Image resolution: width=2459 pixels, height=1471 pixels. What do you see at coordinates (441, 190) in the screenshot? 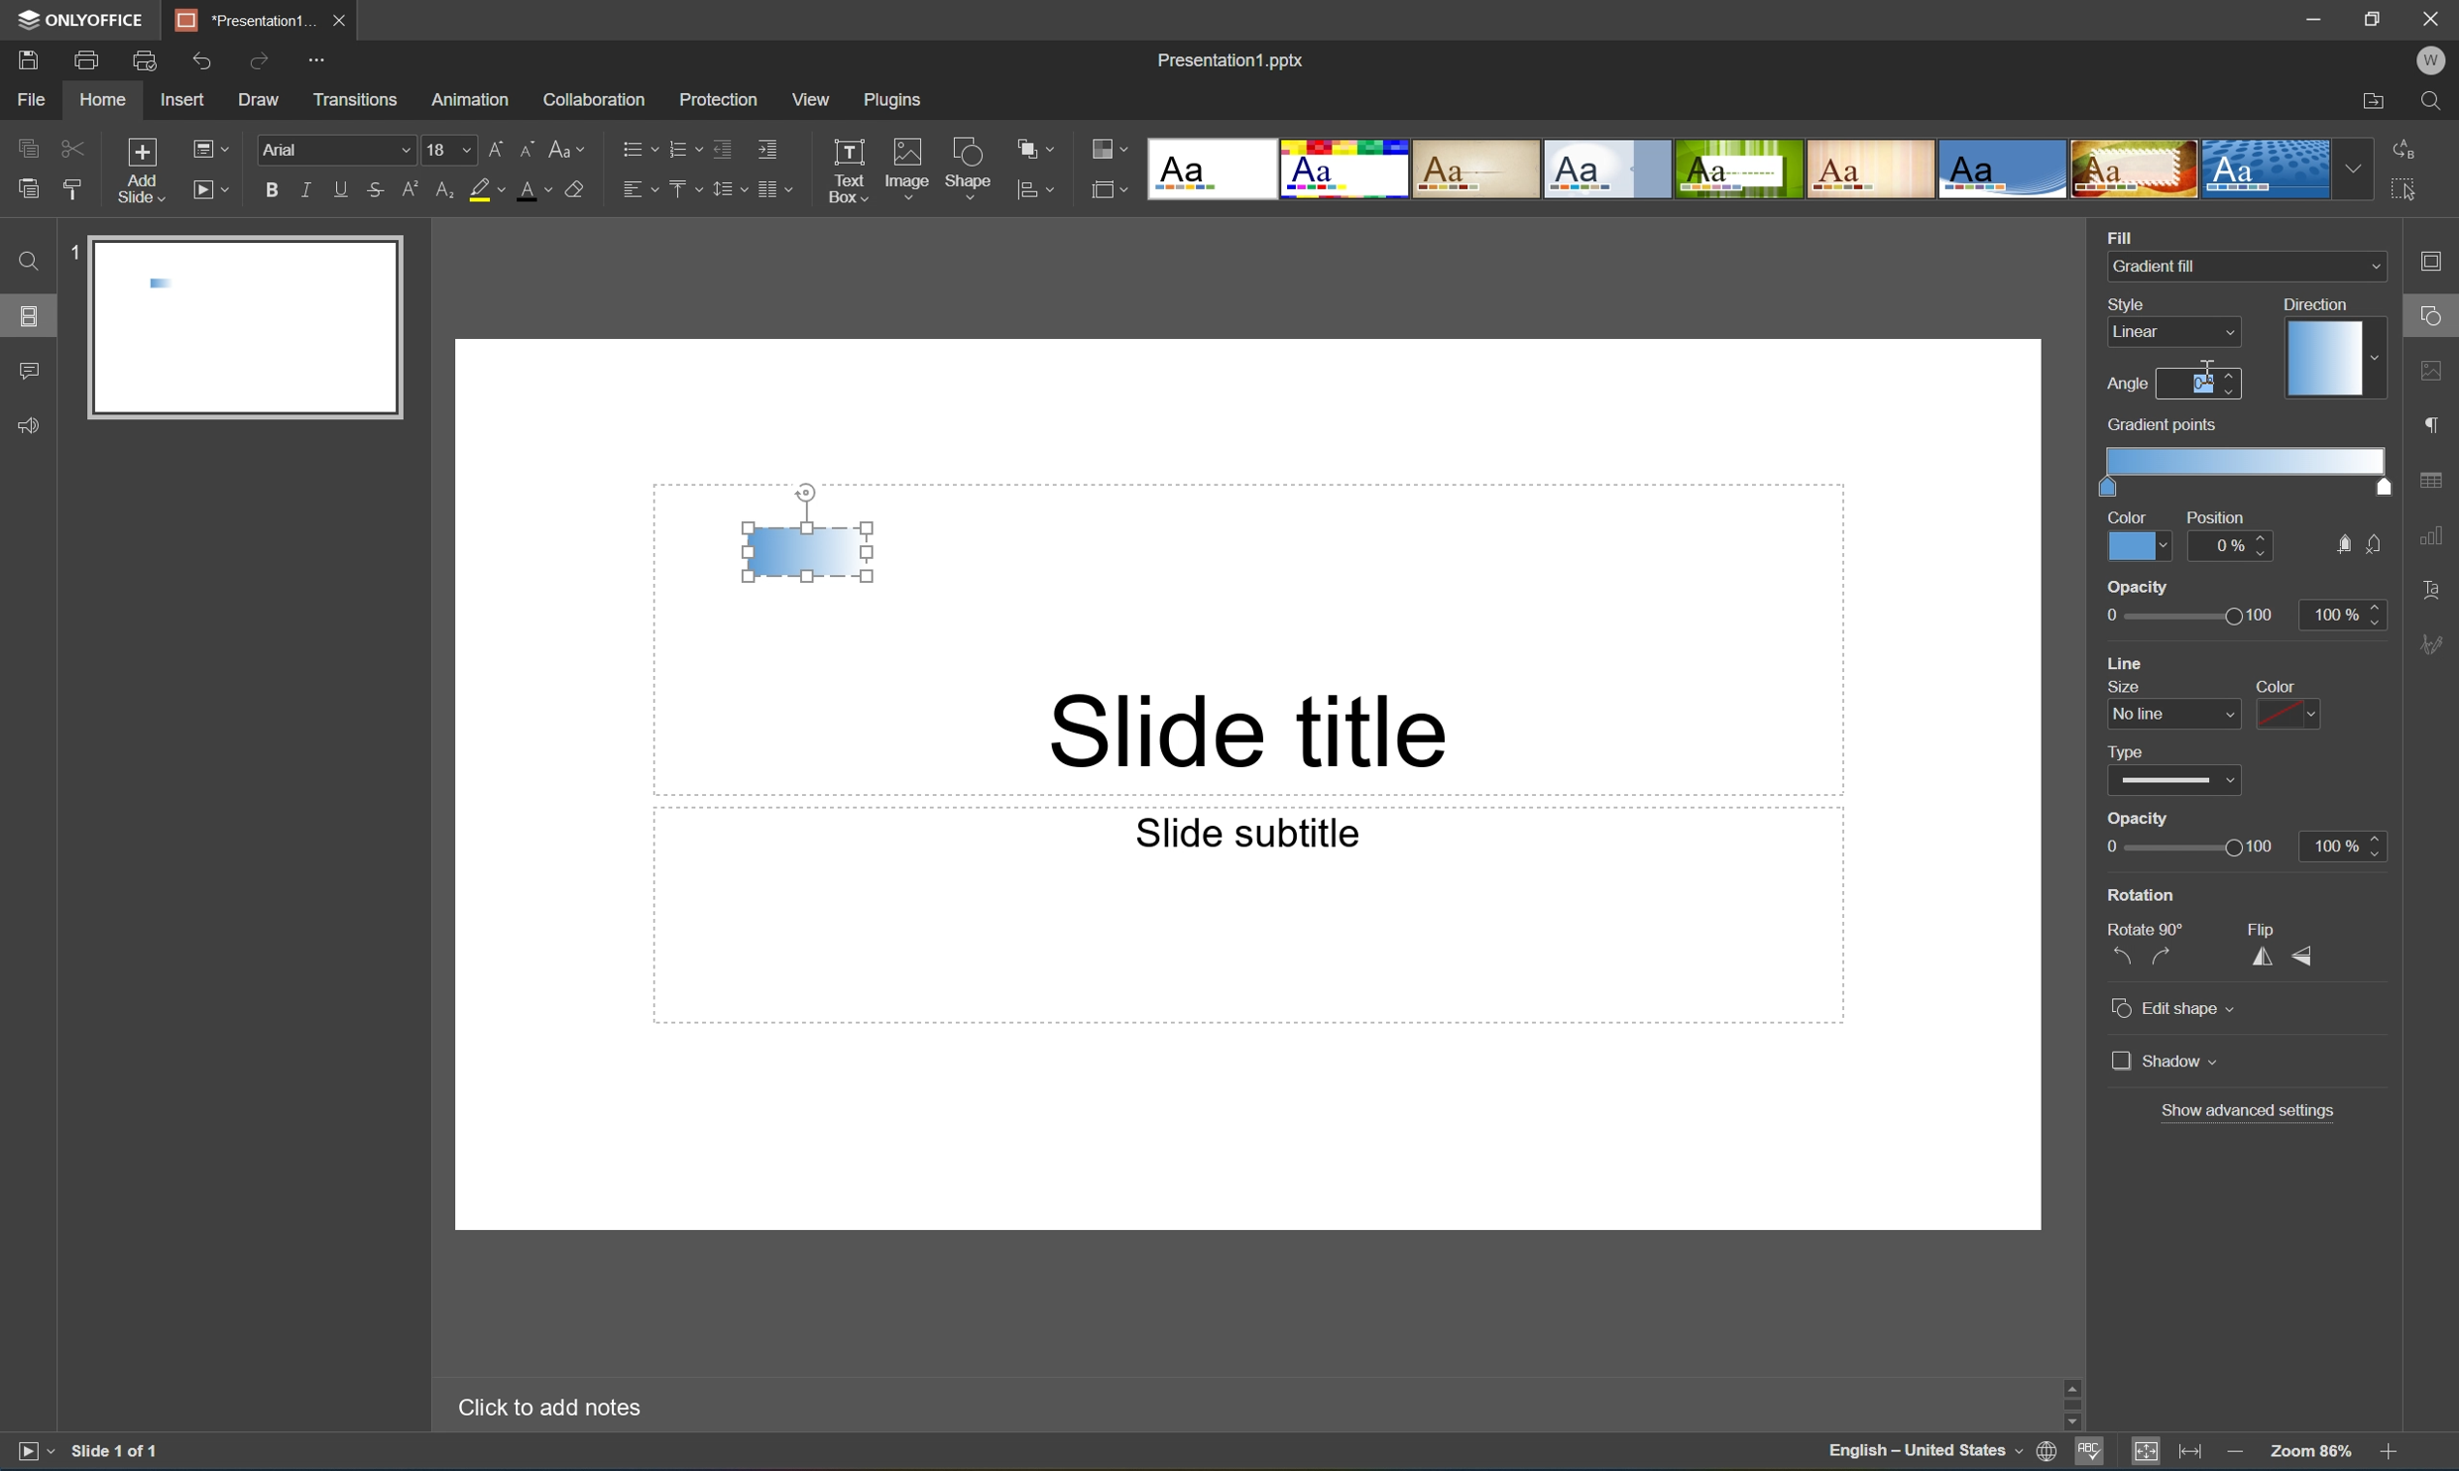
I see `Subscript` at bounding box center [441, 190].